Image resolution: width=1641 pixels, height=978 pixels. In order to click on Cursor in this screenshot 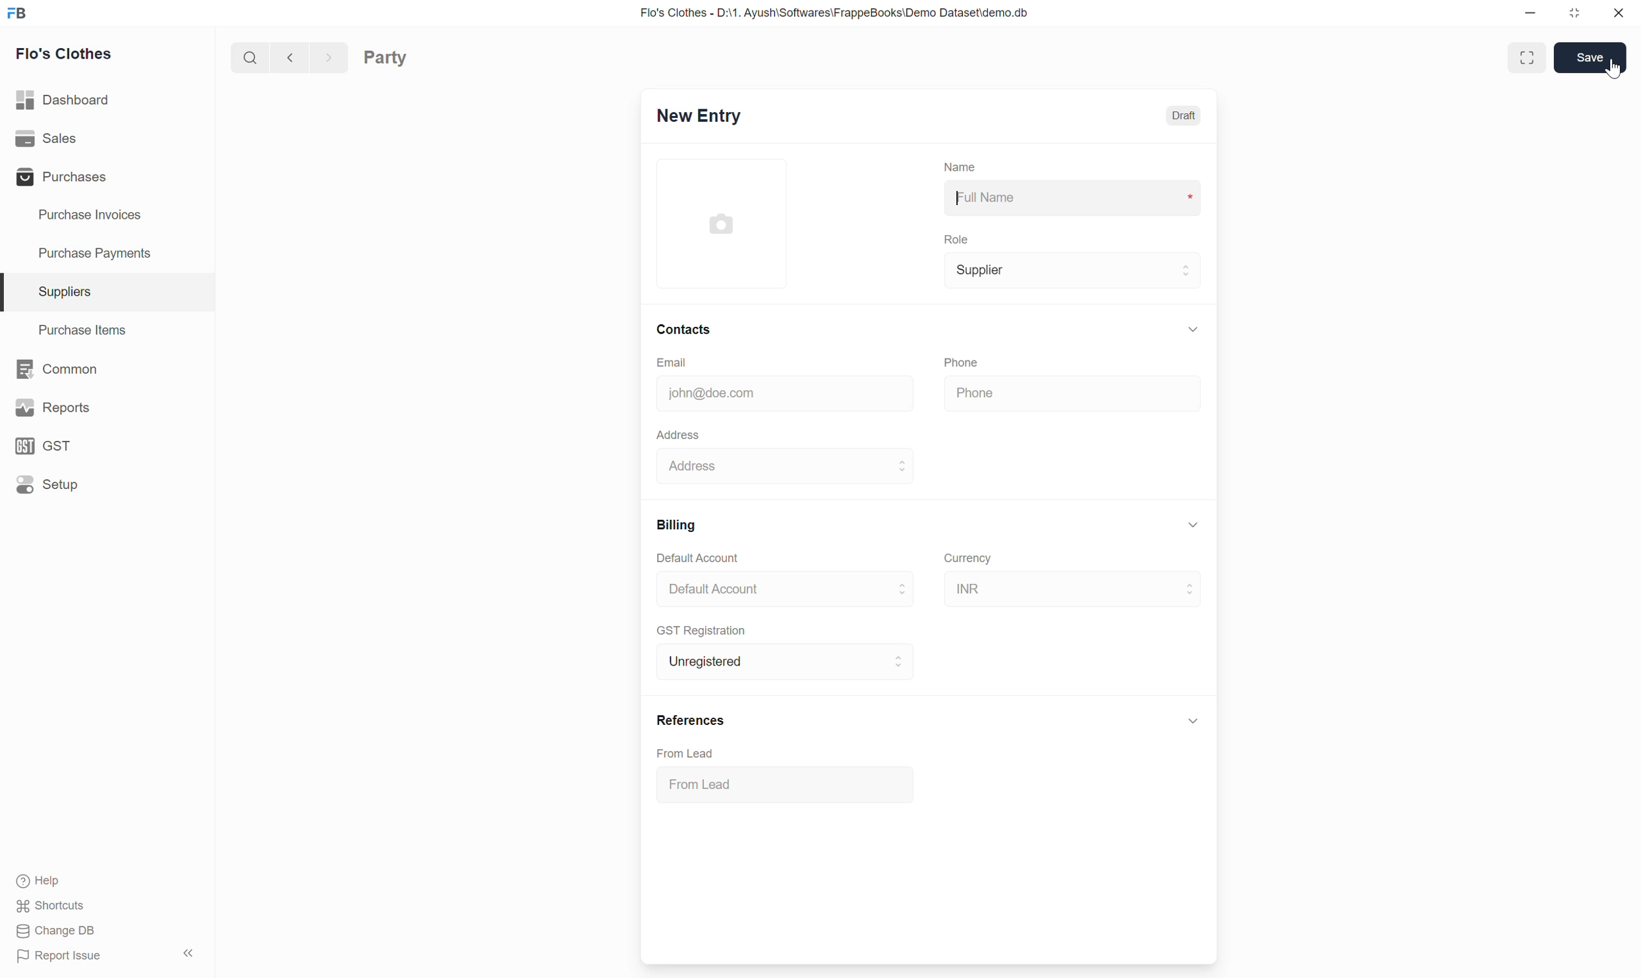, I will do `click(1613, 69)`.